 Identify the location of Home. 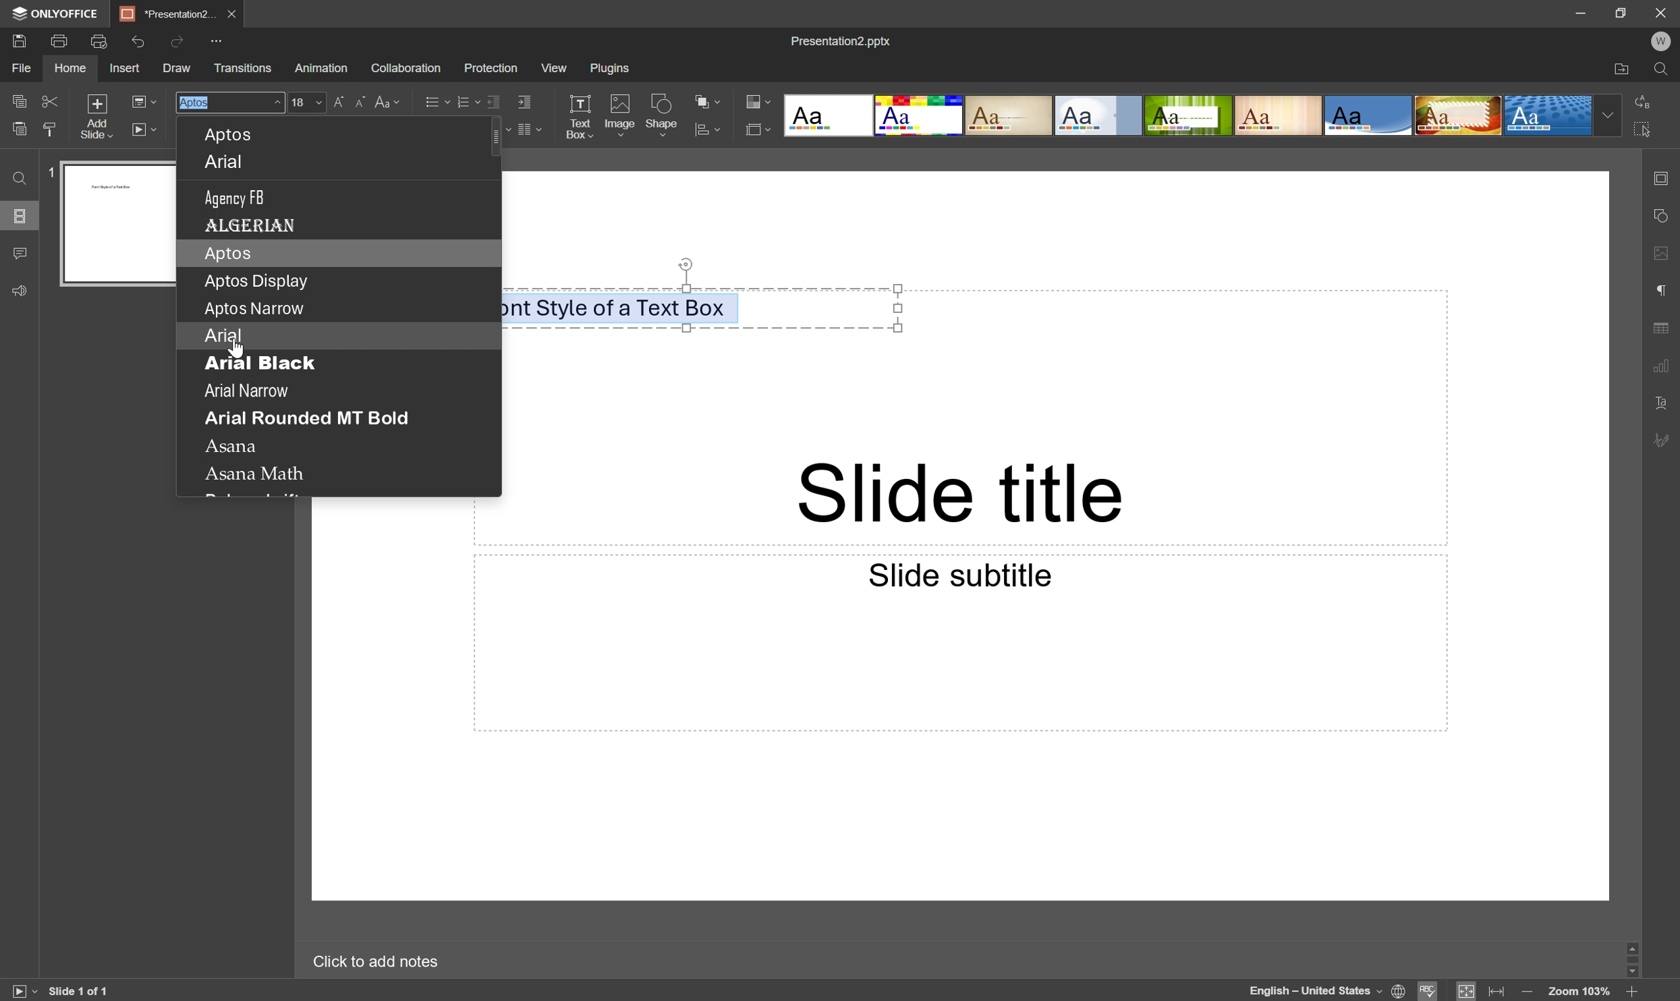
(70, 68).